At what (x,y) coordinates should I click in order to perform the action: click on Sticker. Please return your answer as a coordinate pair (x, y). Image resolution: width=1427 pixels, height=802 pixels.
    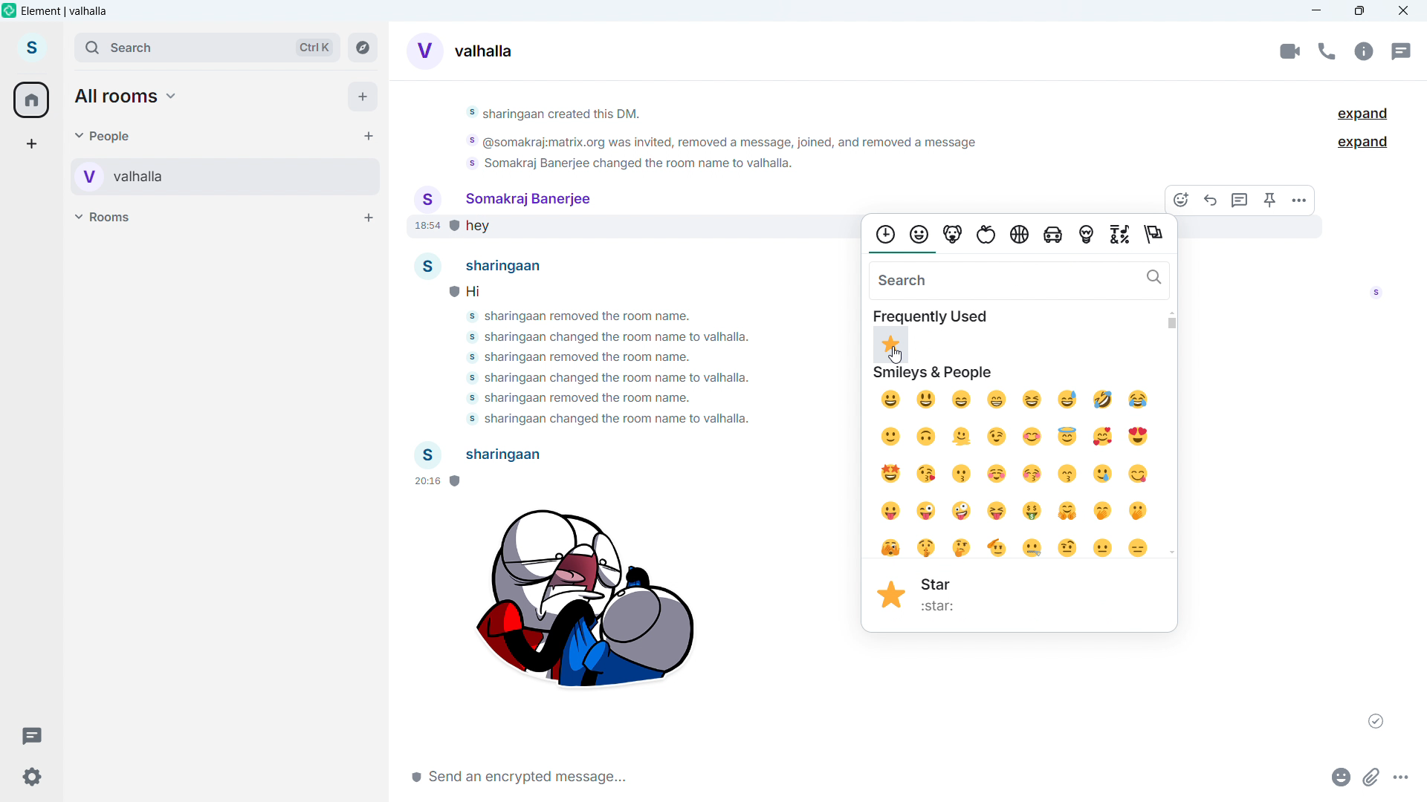
    Looking at the image, I should click on (583, 604).